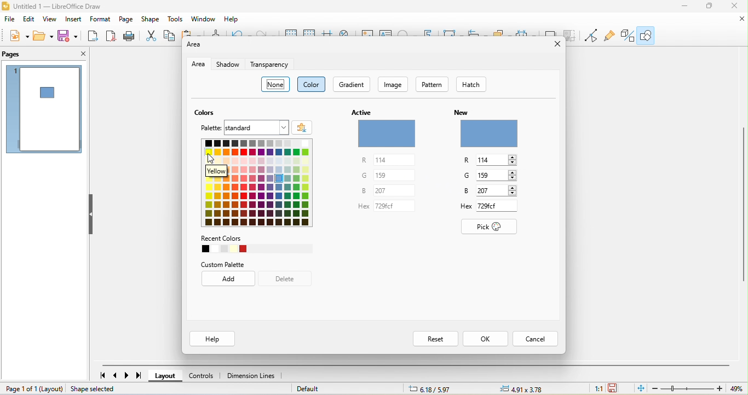 The image size is (748, 395). I want to click on reset, so click(434, 339).